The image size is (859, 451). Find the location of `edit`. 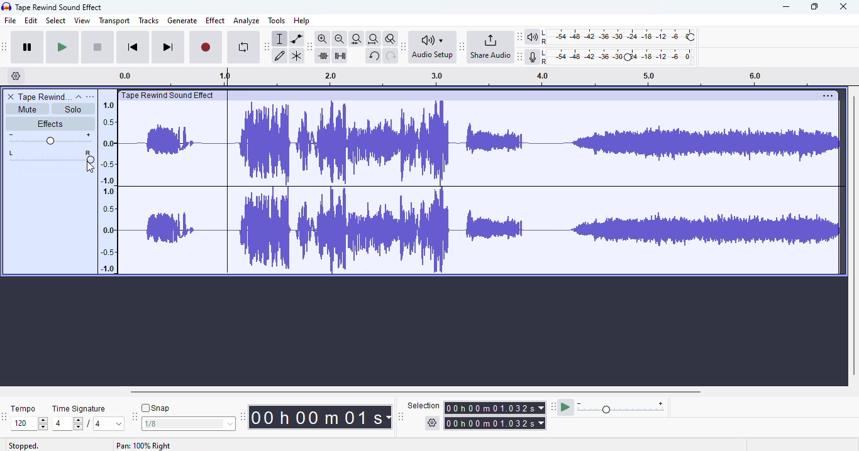

edit is located at coordinates (31, 20).